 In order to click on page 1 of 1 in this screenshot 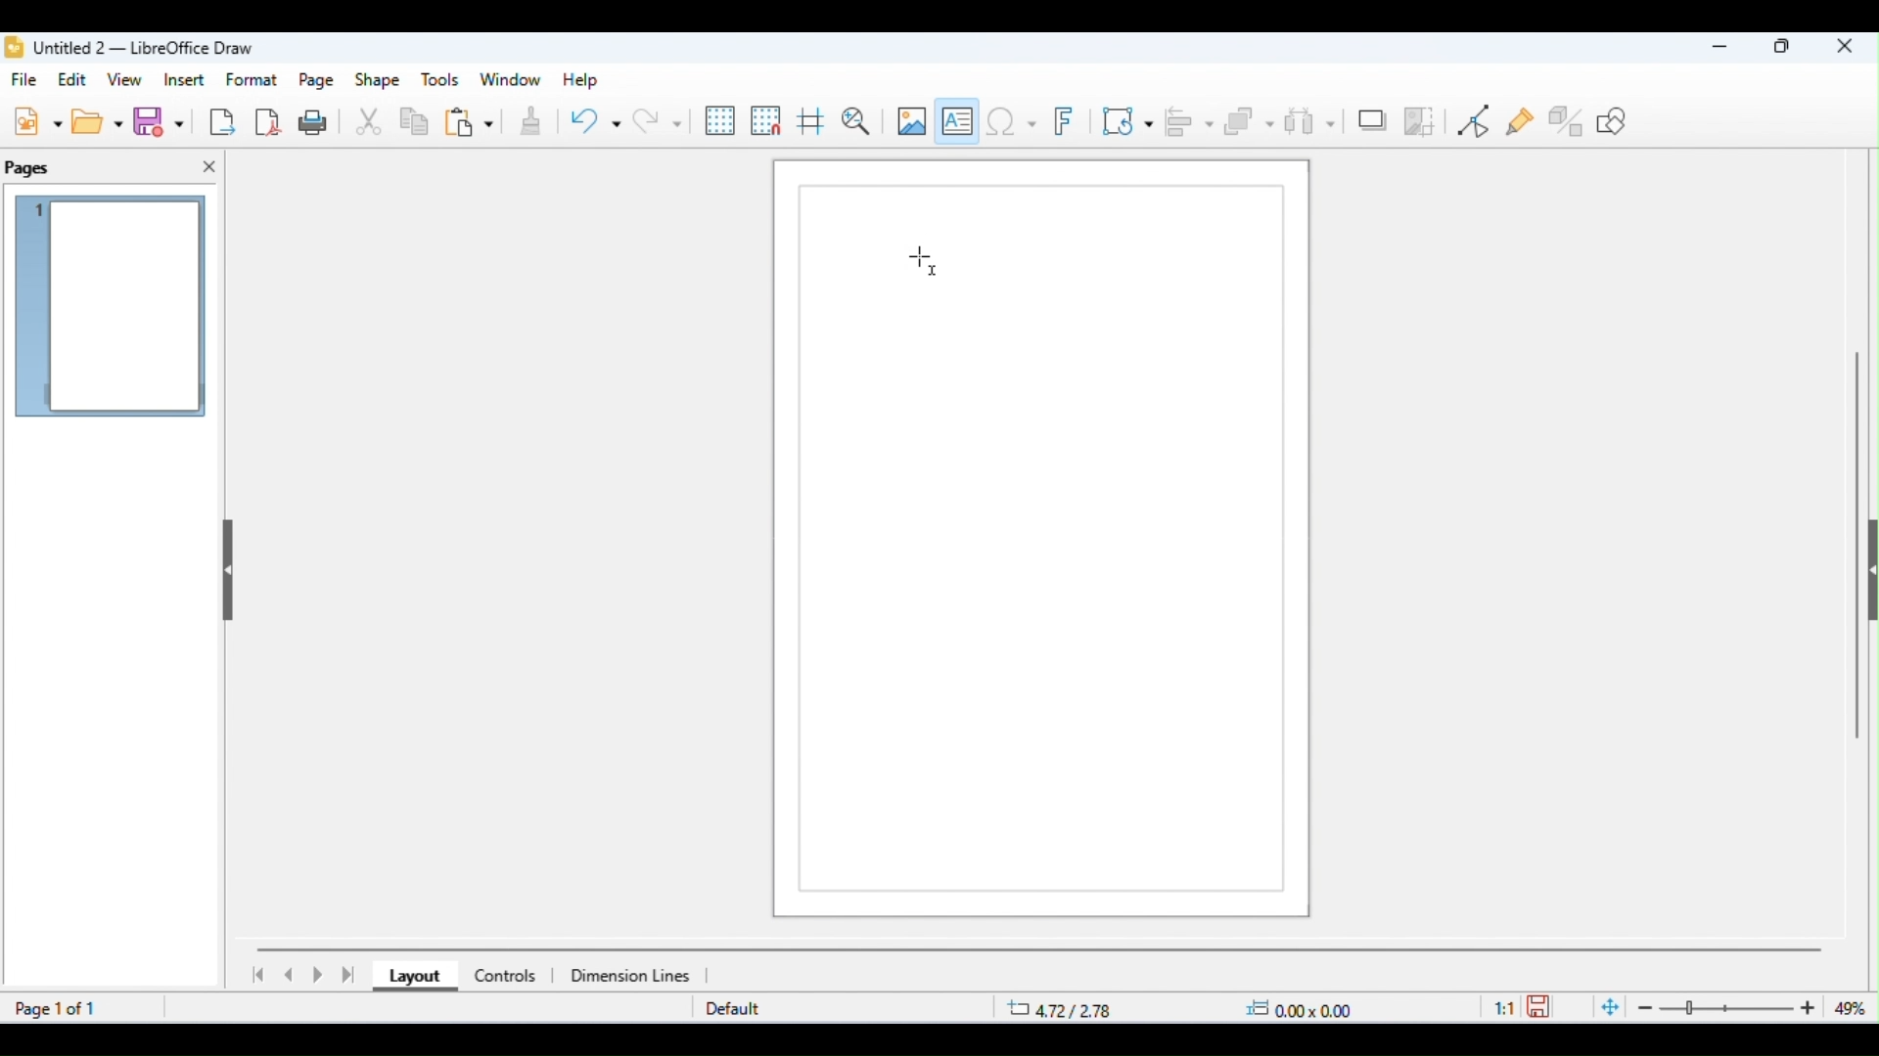, I will do `click(59, 1008)`.